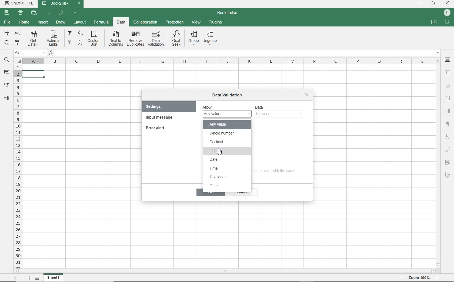 The width and height of the screenshot is (454, 282). What do you see at coordinates (29, 53) in the screenshot?
I see `NAME MANAGER` at bounding box center [29, 53].